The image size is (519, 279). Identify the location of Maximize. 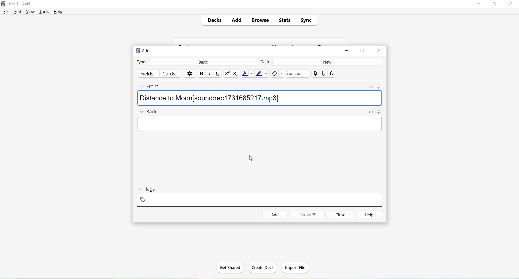
(495, 4).